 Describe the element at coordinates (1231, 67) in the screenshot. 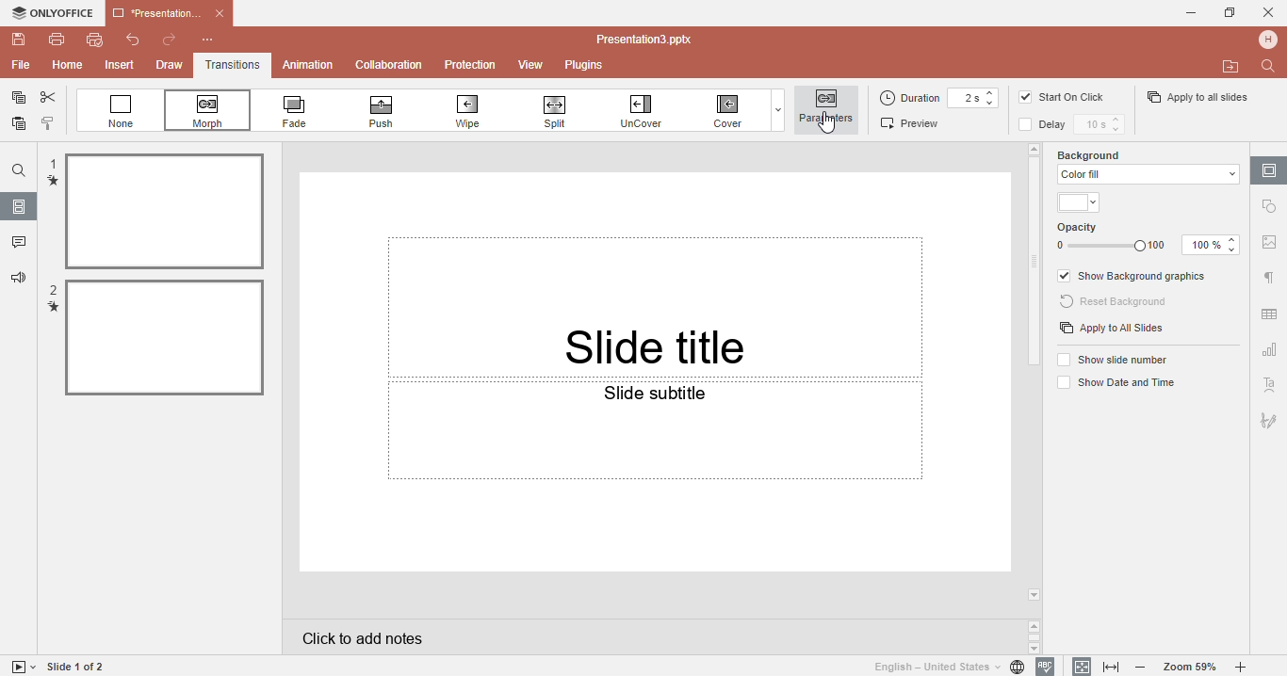

I see `Open file` at that location.